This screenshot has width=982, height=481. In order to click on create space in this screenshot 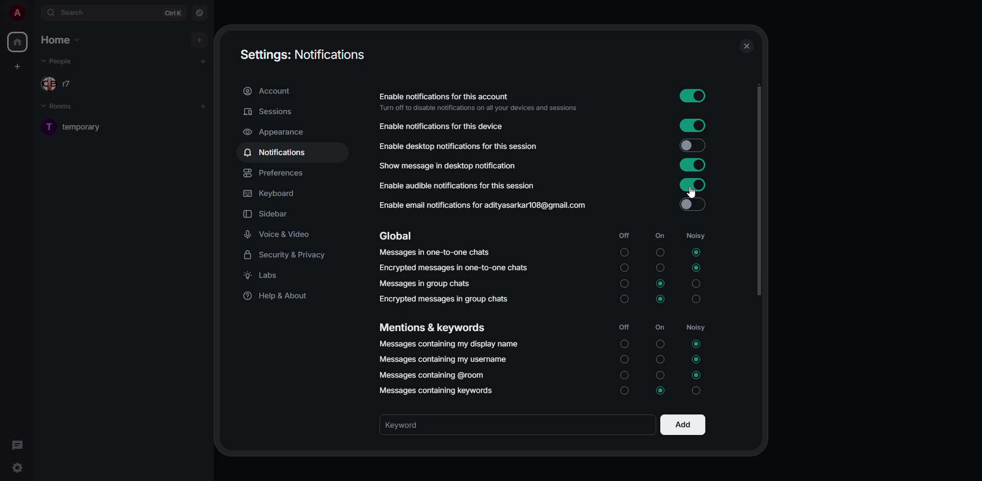, I will do `click(17, 66)`.